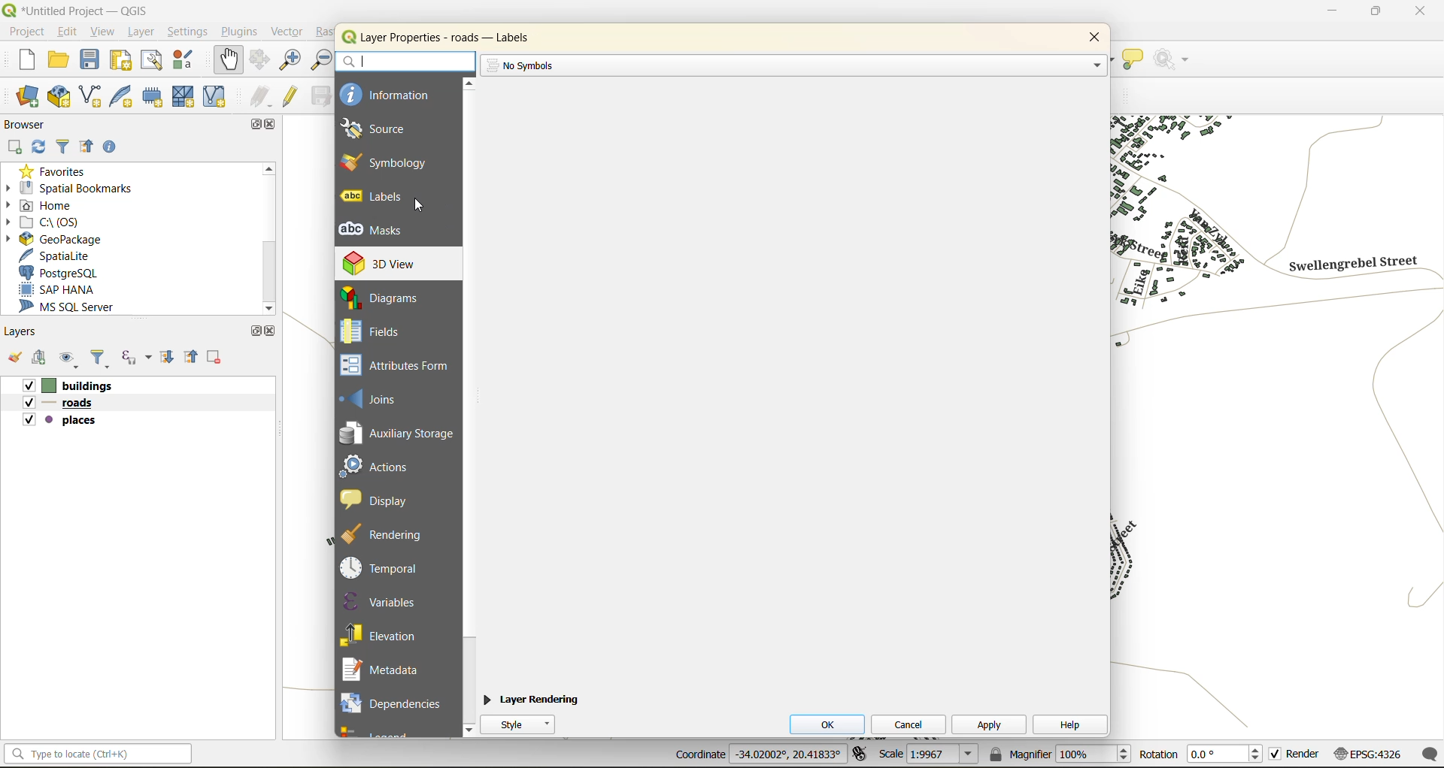  Describe the element at coordinates (77, 10) in the screenshot. I see `file name and app name` at that location.